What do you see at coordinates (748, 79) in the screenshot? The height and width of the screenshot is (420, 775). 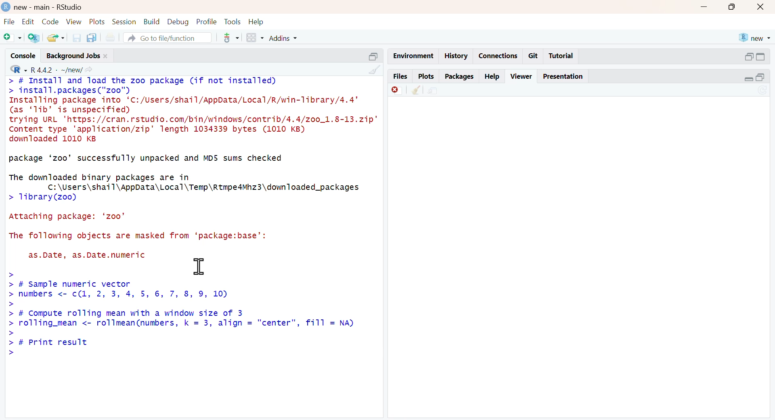 I see `Collapse/expand ` at bounding box center [748, 79].